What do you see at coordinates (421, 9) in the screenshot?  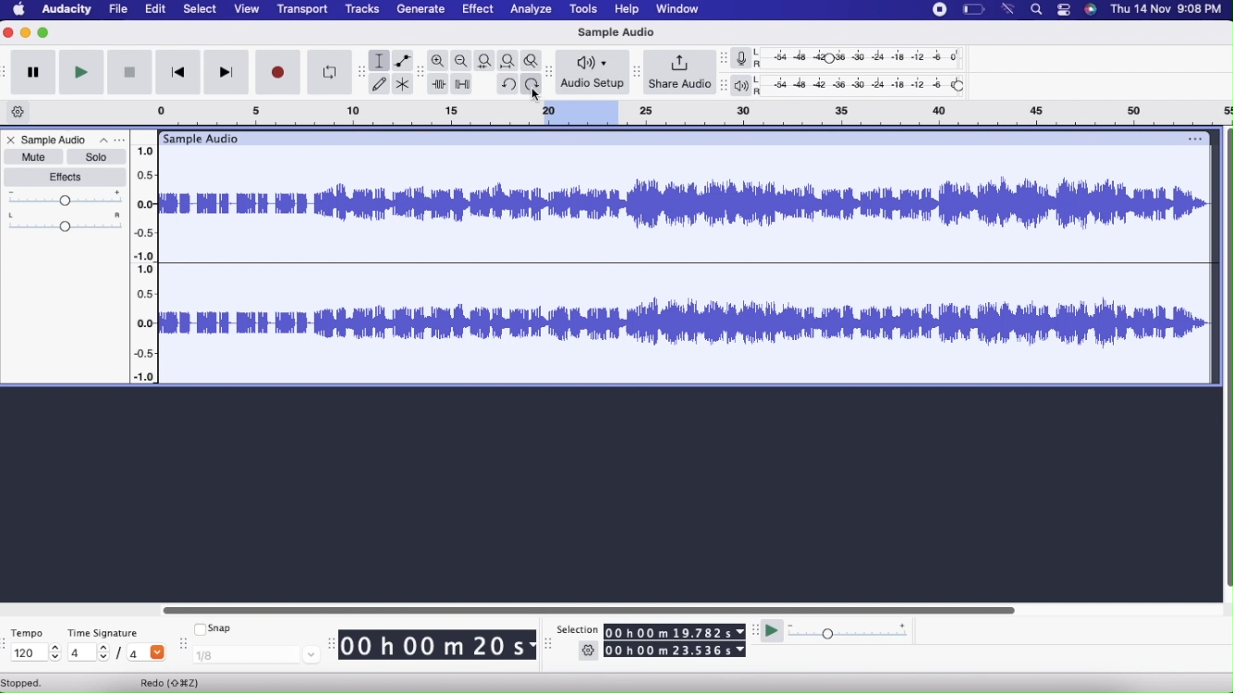 I see `Generate` at bounding box center [421, 9].